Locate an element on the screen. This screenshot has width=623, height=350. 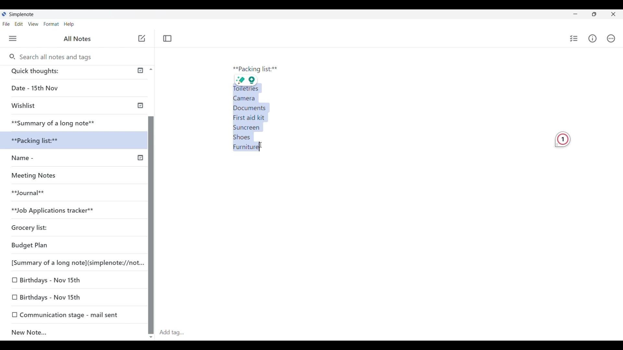
Software logo is located at coordinates (4, 14).